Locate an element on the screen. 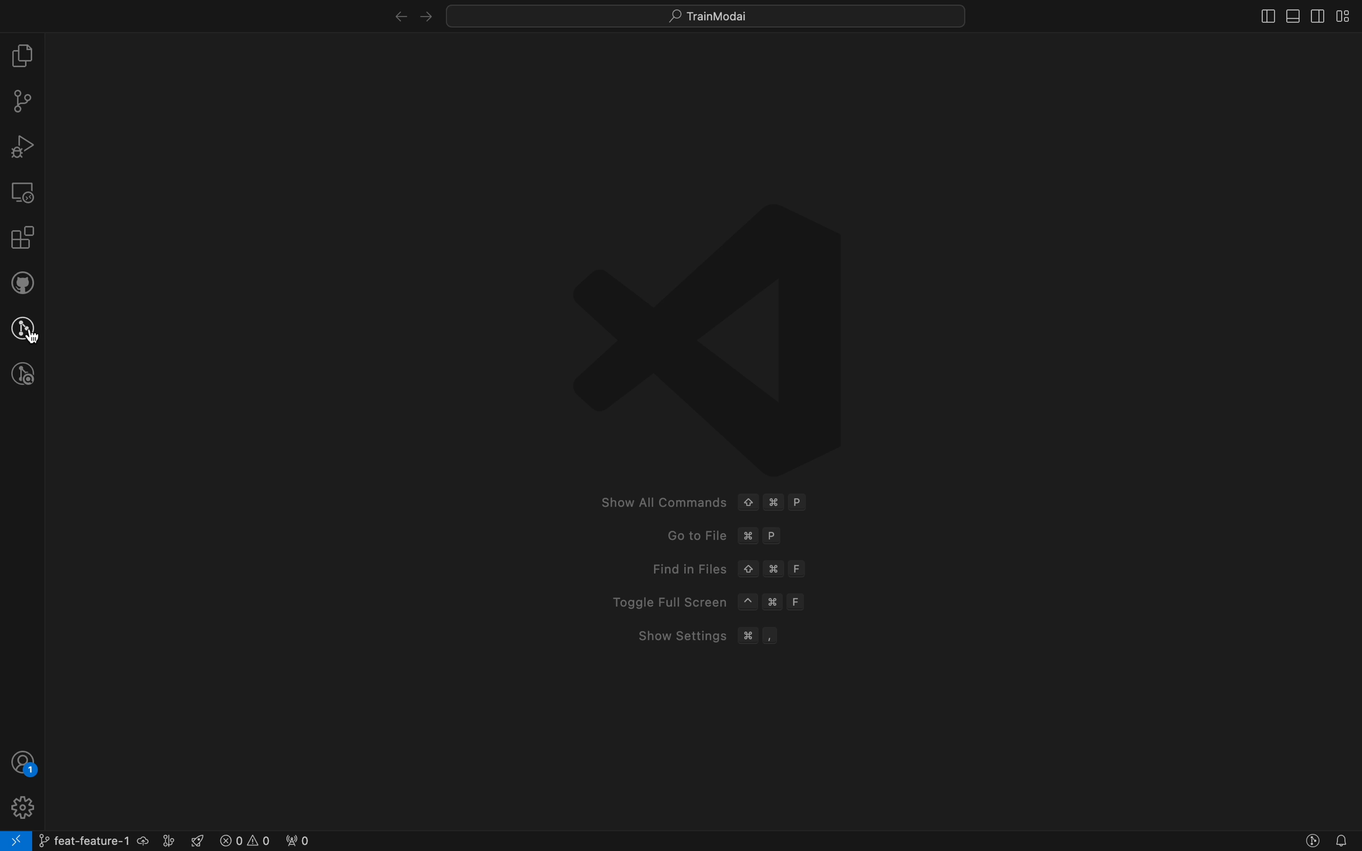  layout is located at coordinates (1347, 17).